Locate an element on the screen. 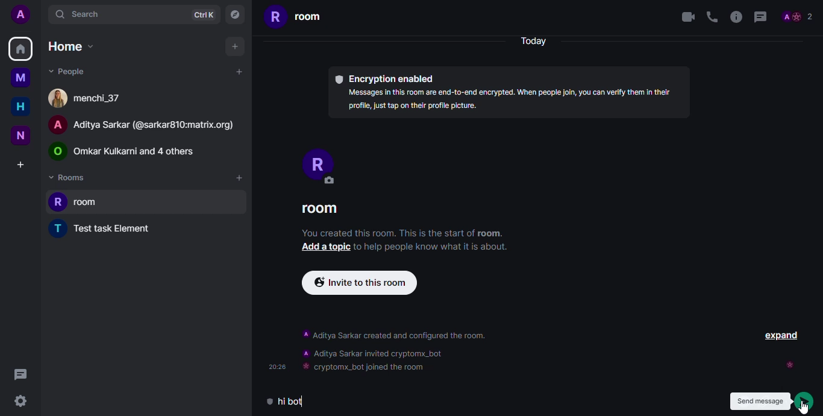  Profile is located at coordinates (800, 15).